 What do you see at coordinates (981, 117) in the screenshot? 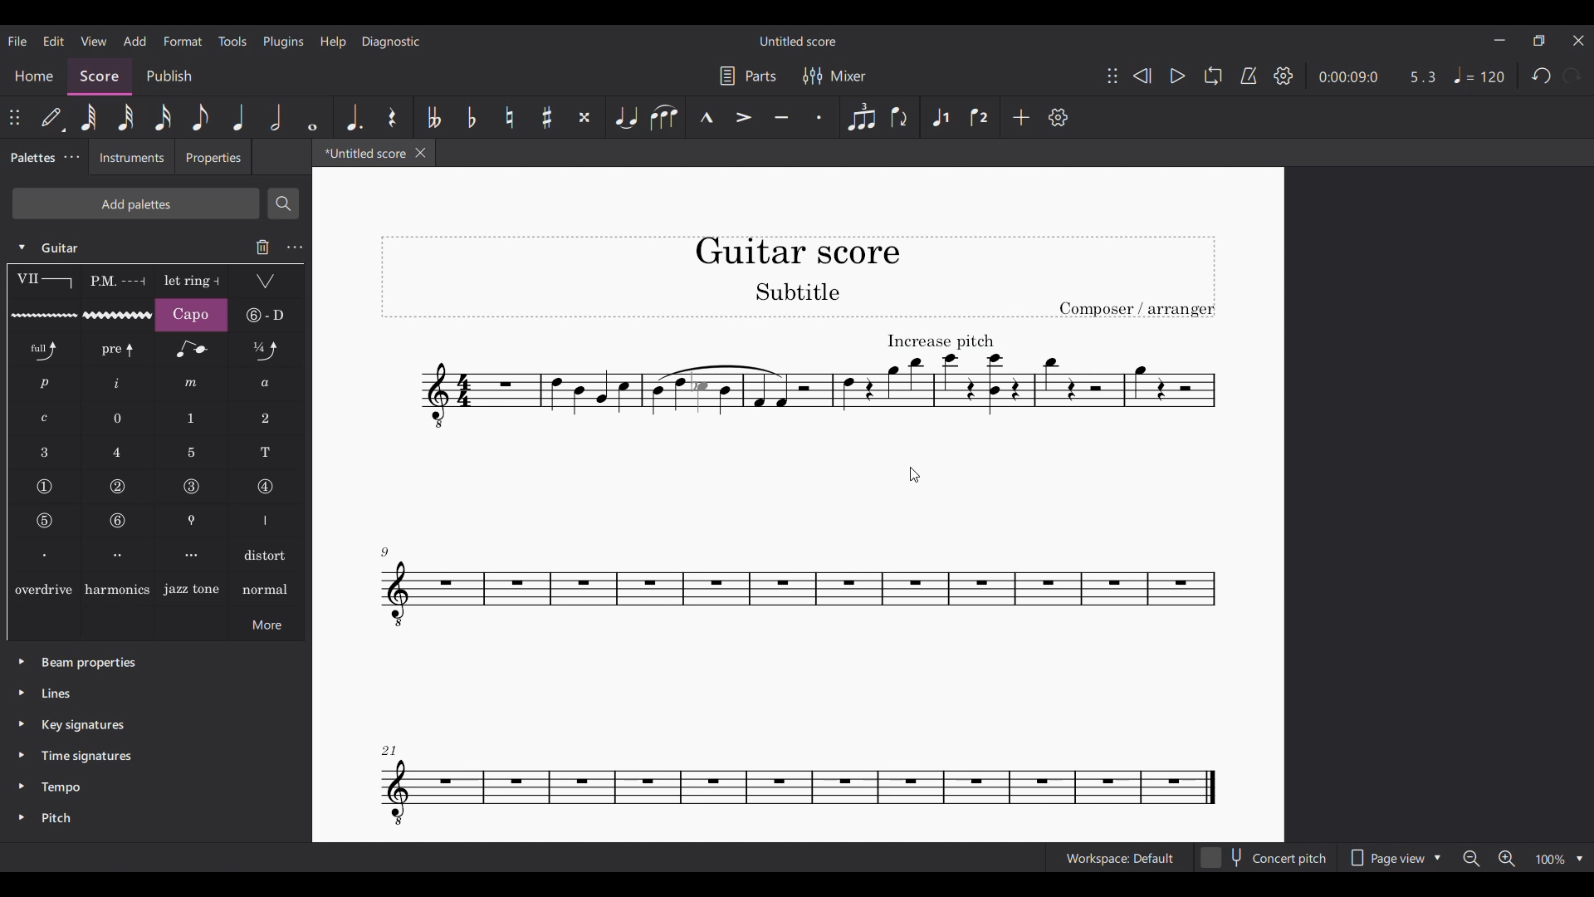
I see `Voice 2` at bounding box center [981, 117].